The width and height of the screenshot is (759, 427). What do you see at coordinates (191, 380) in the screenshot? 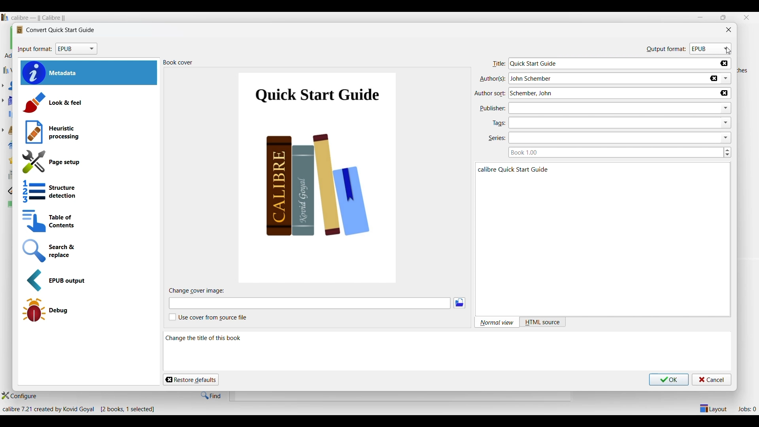
I see `Restore defaults` at bounding box center [191, 380].